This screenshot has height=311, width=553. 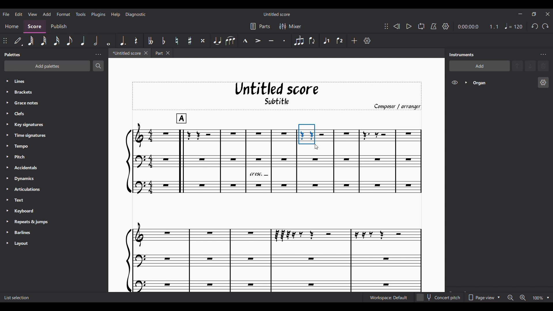 What do you see at coordinates (454, 82) in the screenshot?
I see `Hide Organ on score` at bounding box center [454, 82].